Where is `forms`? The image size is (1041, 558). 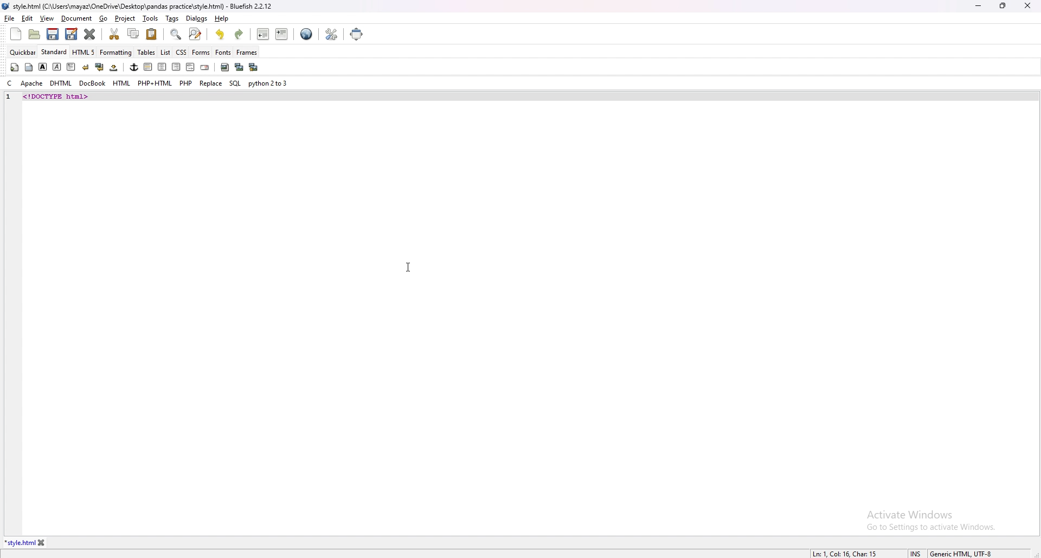
forms is located at coordinates (201, 51).